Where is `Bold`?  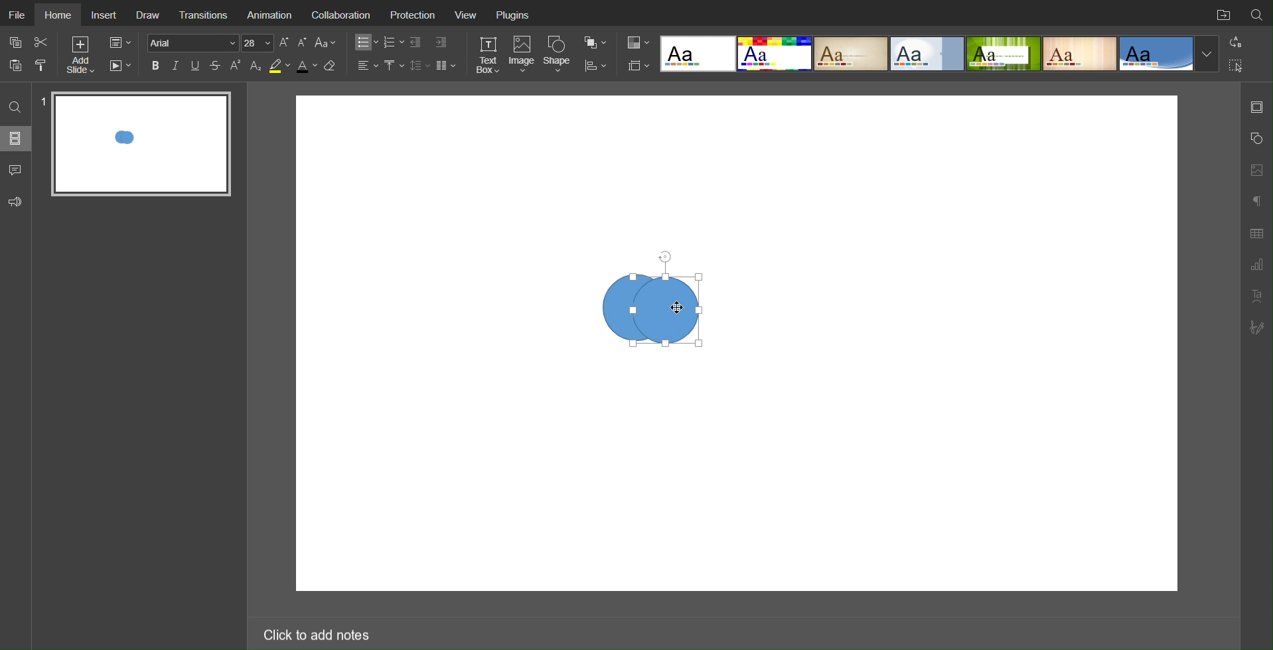 Bold is located at coordinates (155, 65).